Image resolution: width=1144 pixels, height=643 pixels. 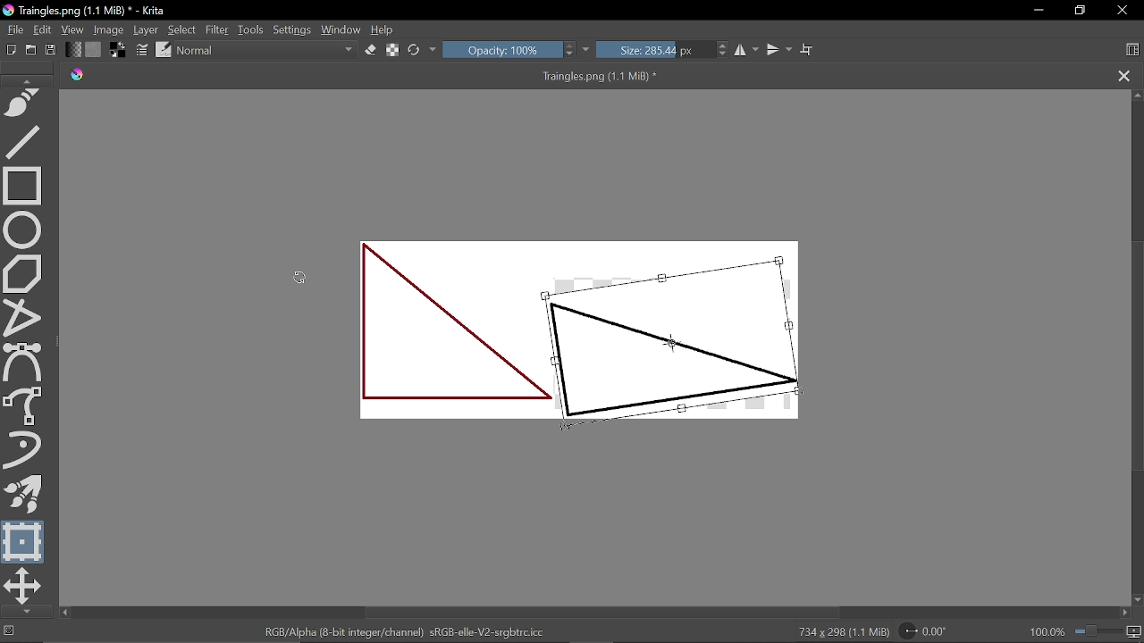 What do you see at coordinates (64, 613) in the screenshot?
I see `Move left` at bounding box center [64, 613].